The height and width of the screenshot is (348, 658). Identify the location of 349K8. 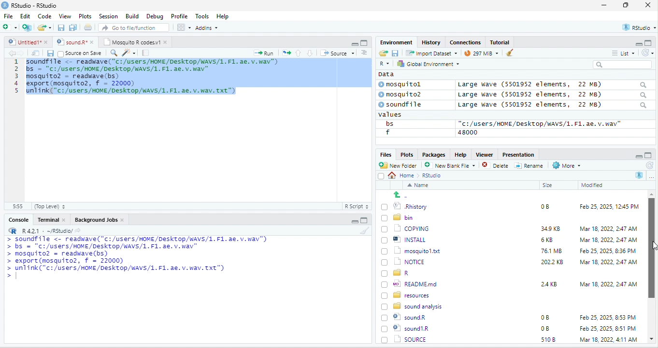
(551, 229).